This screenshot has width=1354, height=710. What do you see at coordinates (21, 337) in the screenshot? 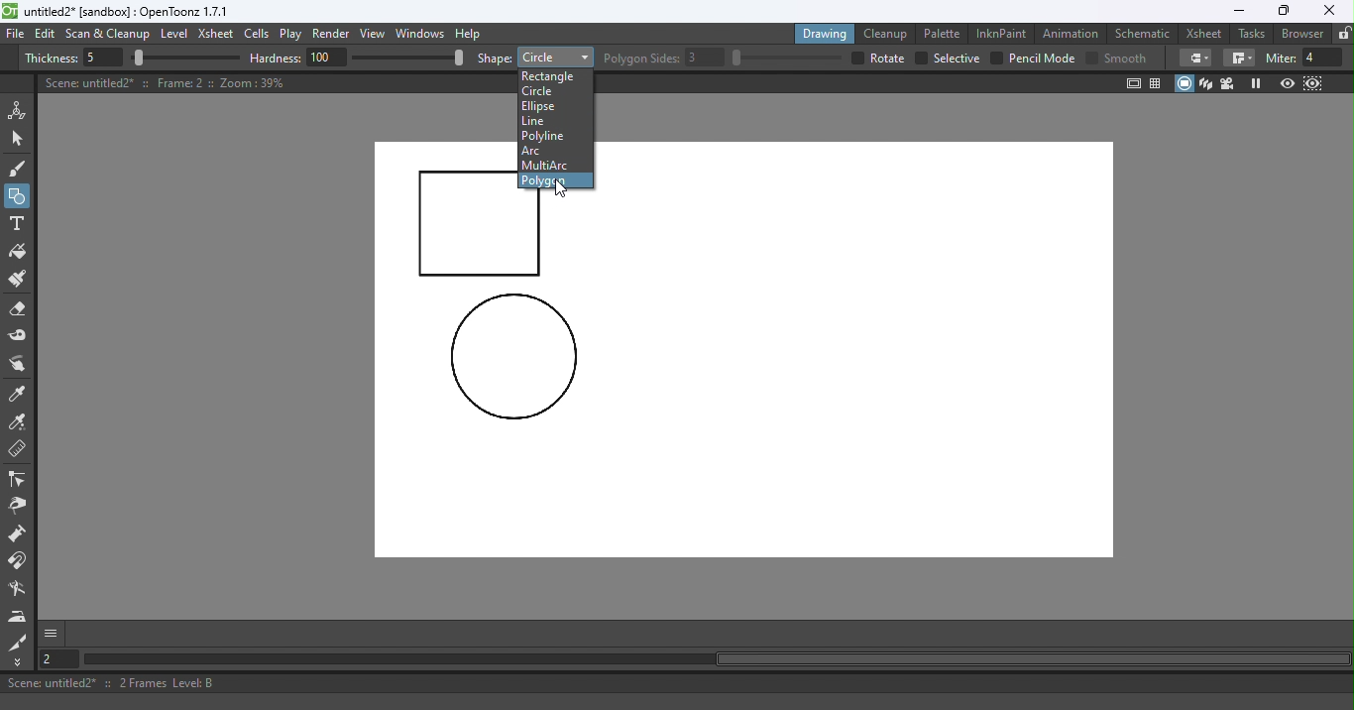
I see `Tape tool` at bounding box center [21, 337].